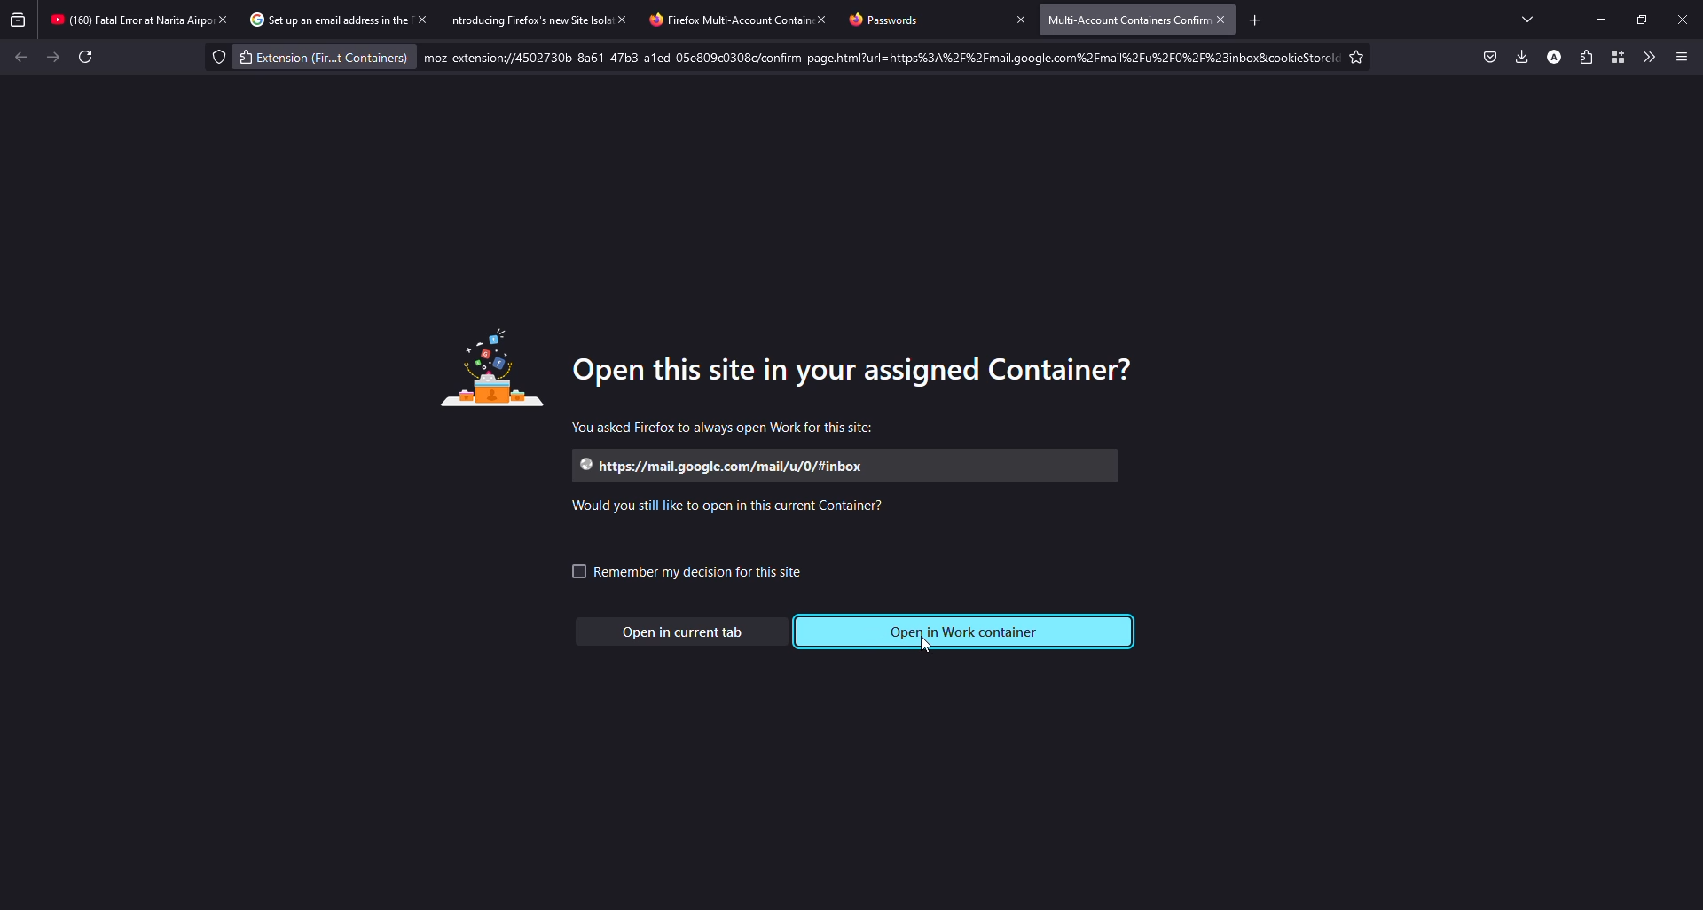 The height and width of the screenshot is (910, 1703). I want to click on view recent, so click(18, 20).